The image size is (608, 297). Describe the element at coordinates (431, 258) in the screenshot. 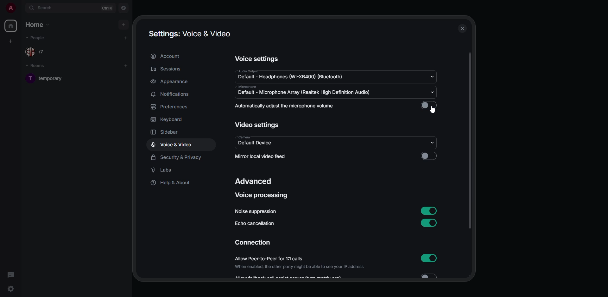

I see `enabled` at that location.